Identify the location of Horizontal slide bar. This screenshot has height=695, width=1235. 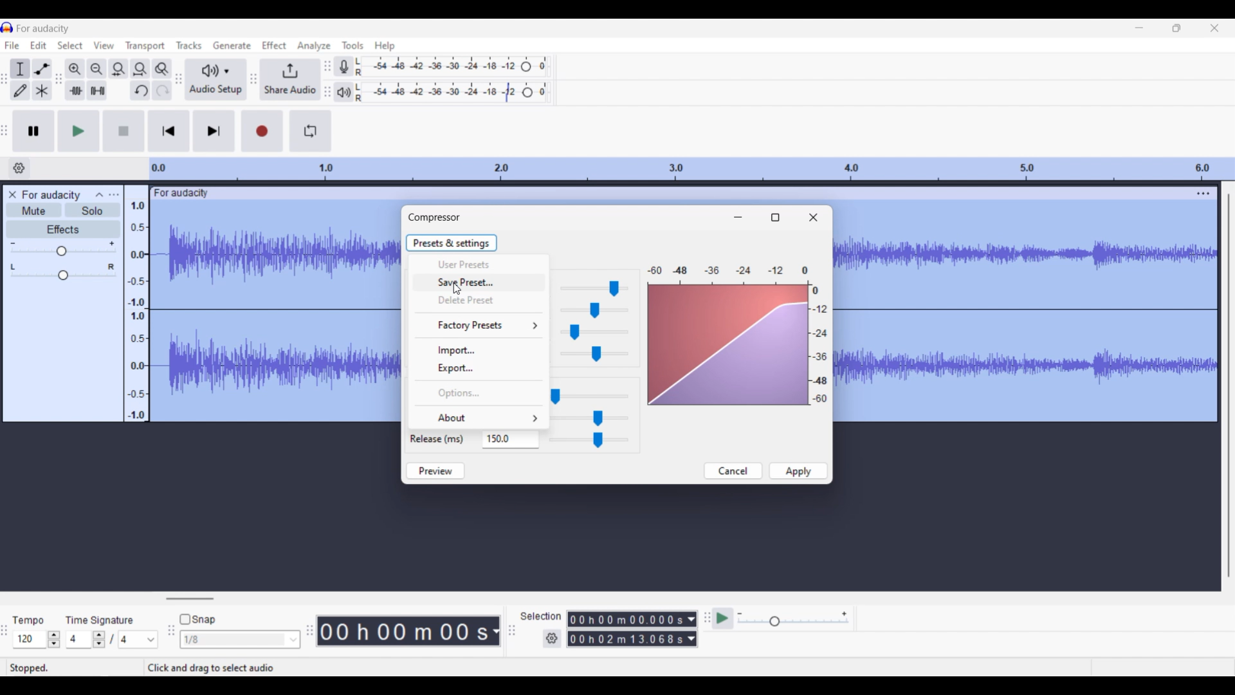
(190, 598).